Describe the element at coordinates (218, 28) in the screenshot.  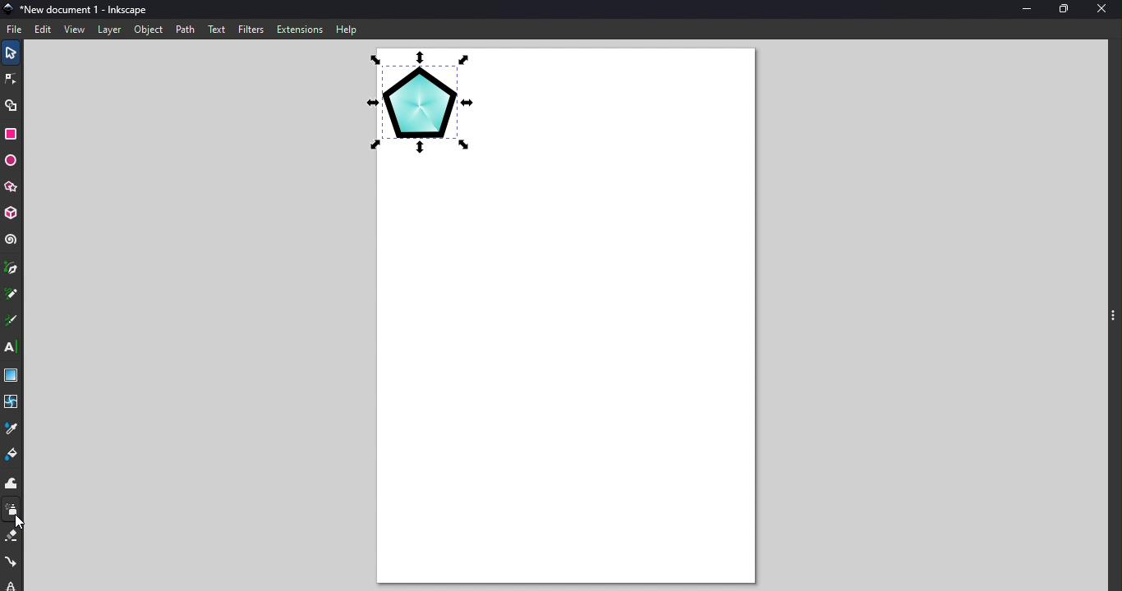
I see `Text` at that location.